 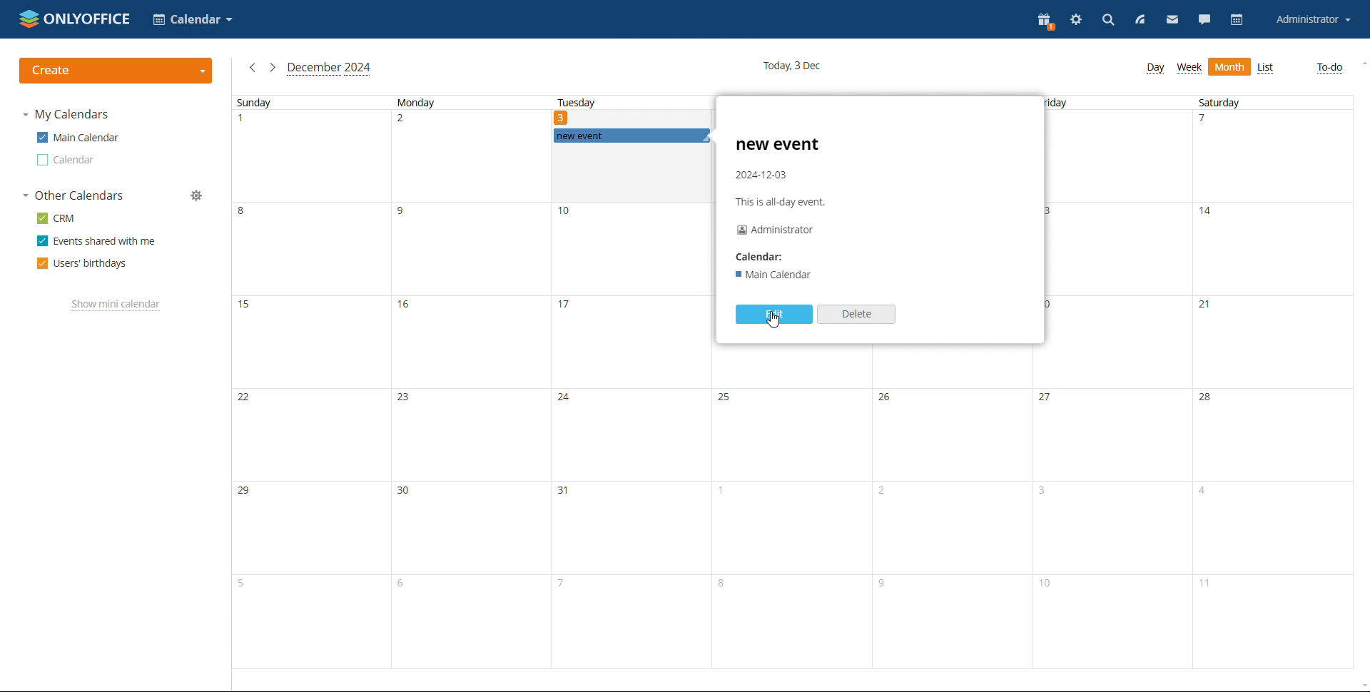 I want to click on tuesday, so click(x=575, y=103).